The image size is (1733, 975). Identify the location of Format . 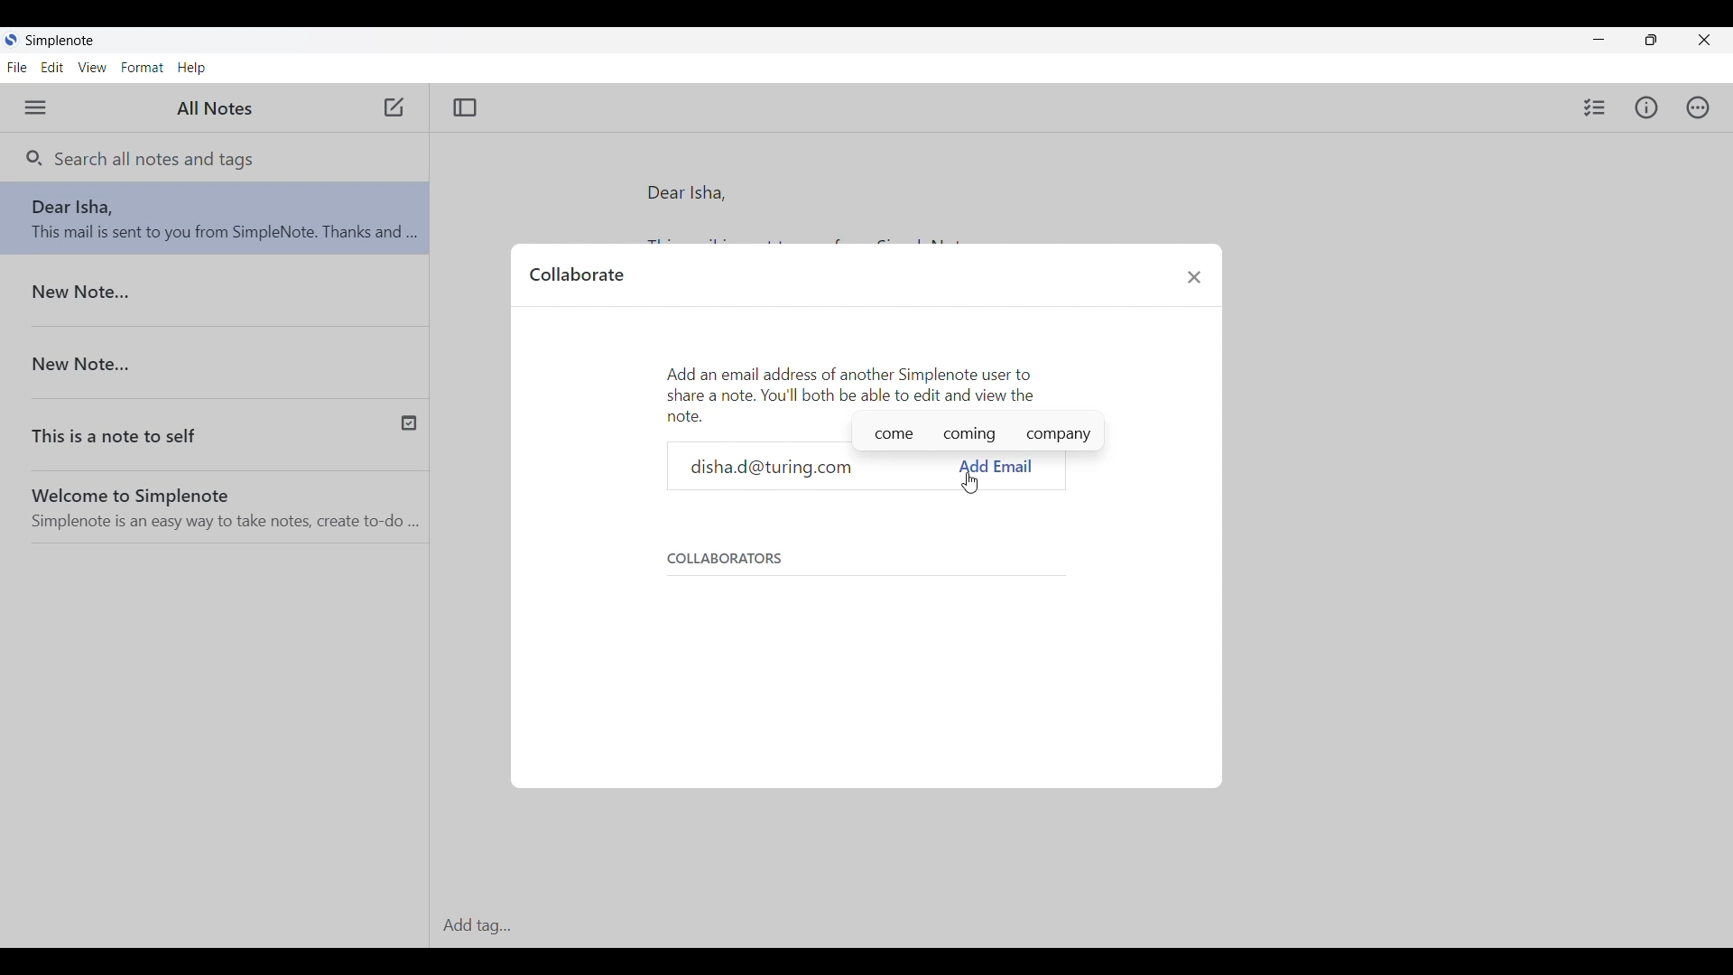
(143, 68).